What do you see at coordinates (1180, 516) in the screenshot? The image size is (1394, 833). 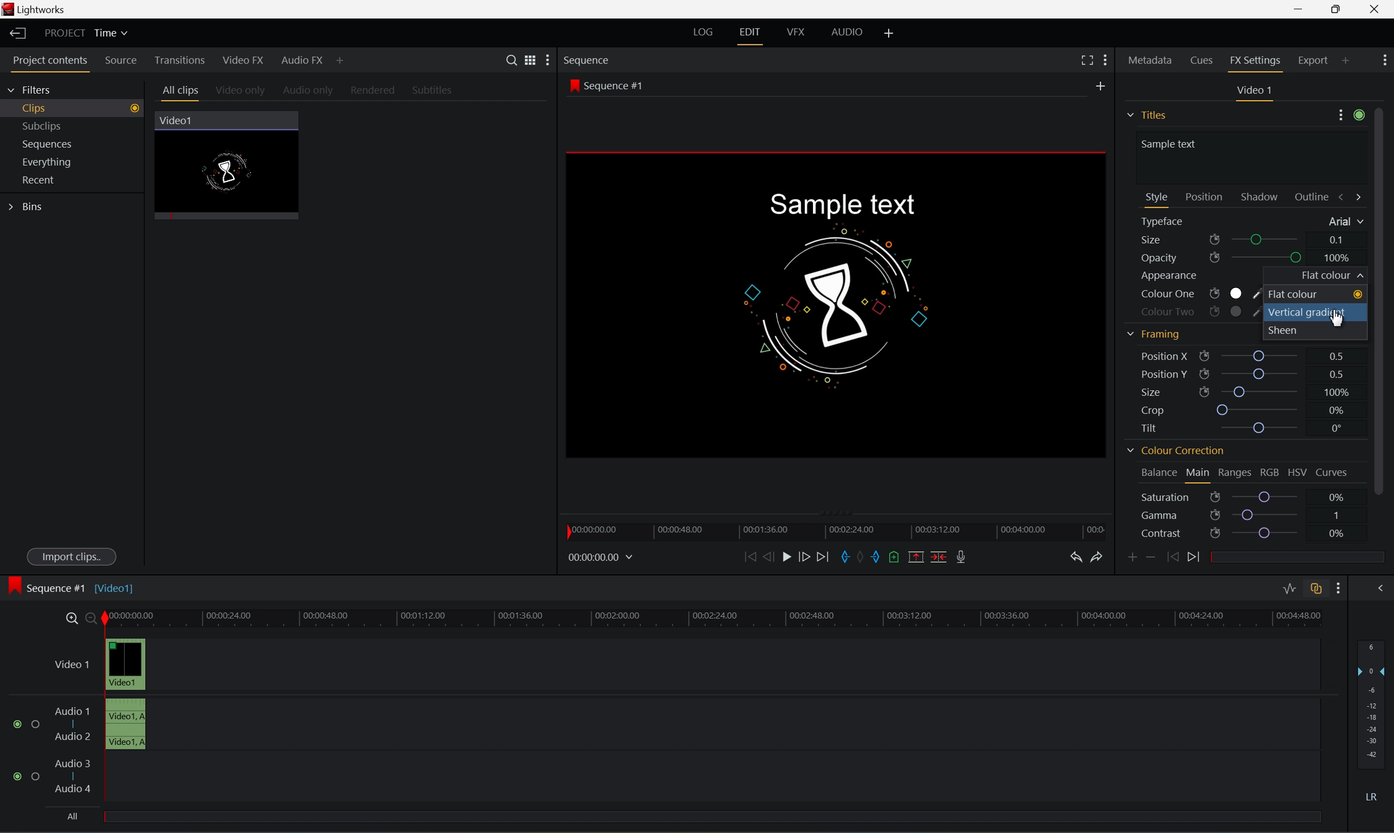 I see `gamma` at bounding box center [1180, 516].